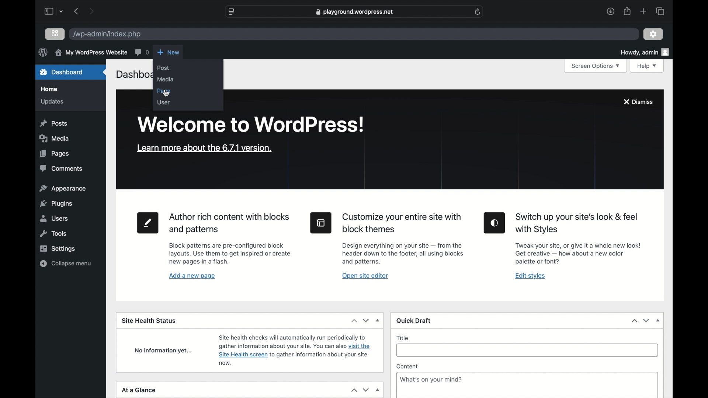  I want to click on help, so click(648, 66).